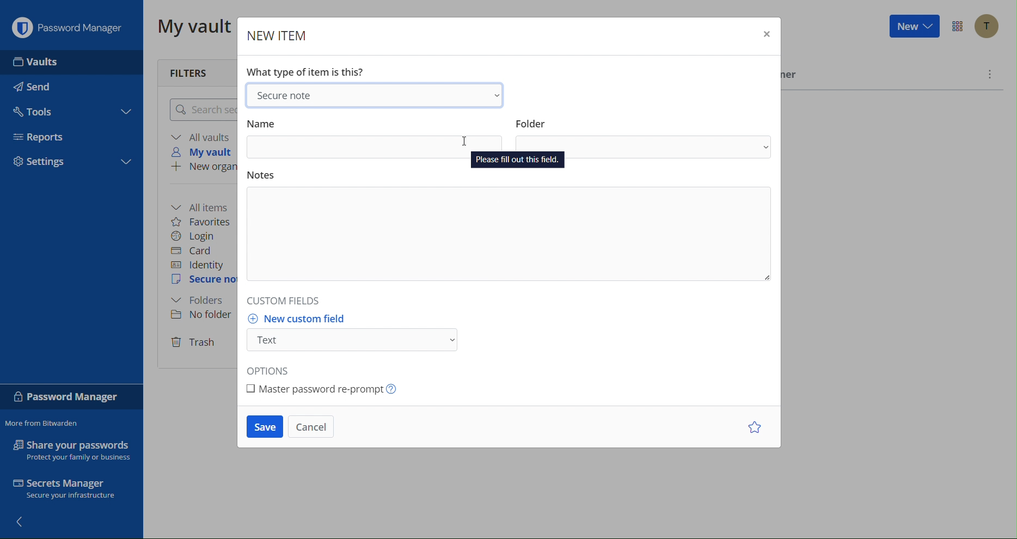  I want to click on Master password re-prompt, so click(325, 390).